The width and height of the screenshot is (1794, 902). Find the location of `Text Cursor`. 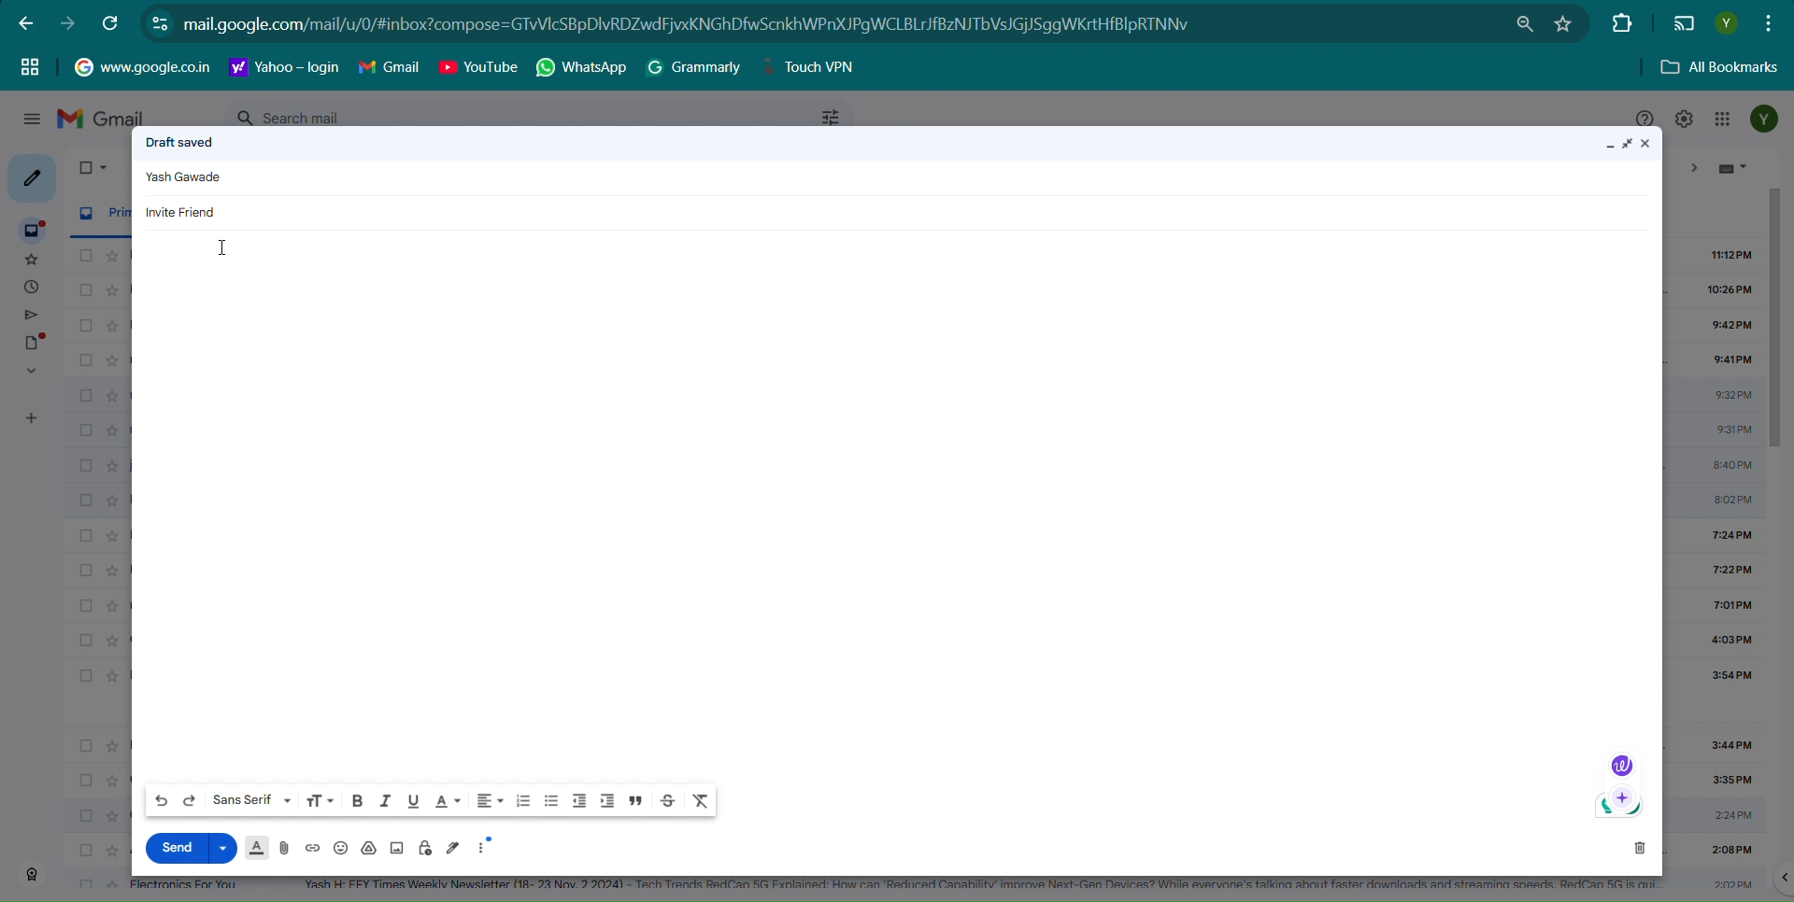

Text Cursor is located at coordinates (227, 248).